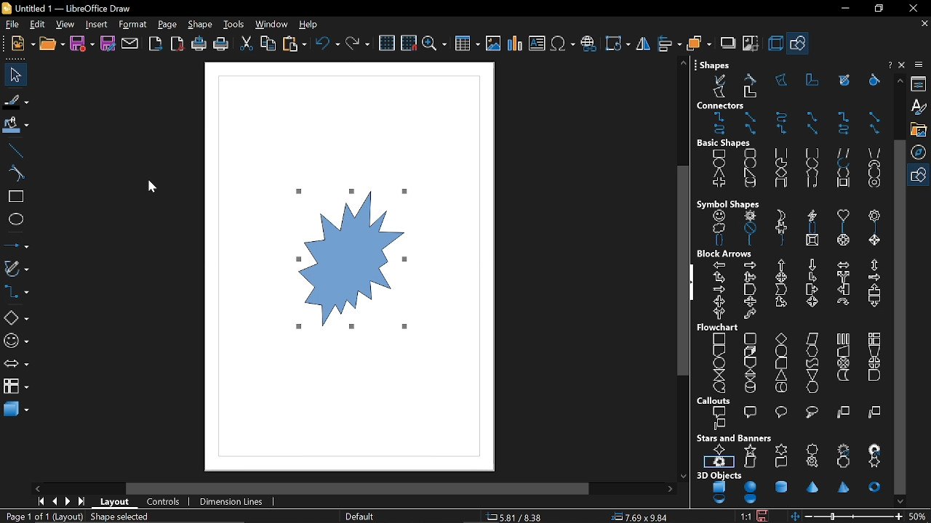 The height and width of the screenshot is (523, 931). Describe the element at coordinates (12, 25) in the screenshot. I see `File` at that location.